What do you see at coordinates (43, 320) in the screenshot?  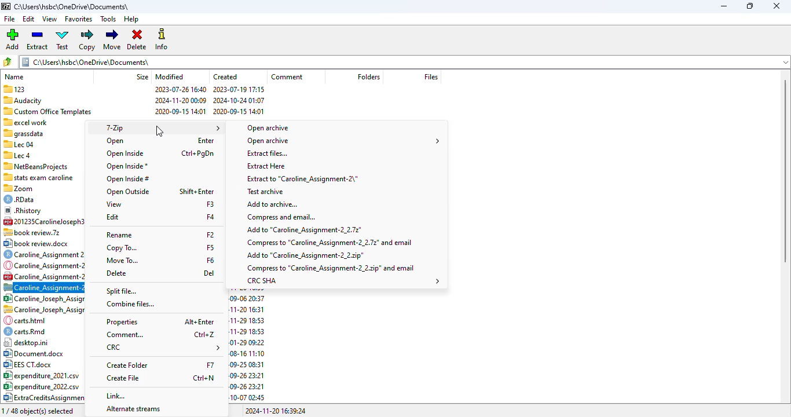 I see `carts.htm! 624921 2022-11-29 1853 2022-11-29 18:53` at bounding box center [43, 320].